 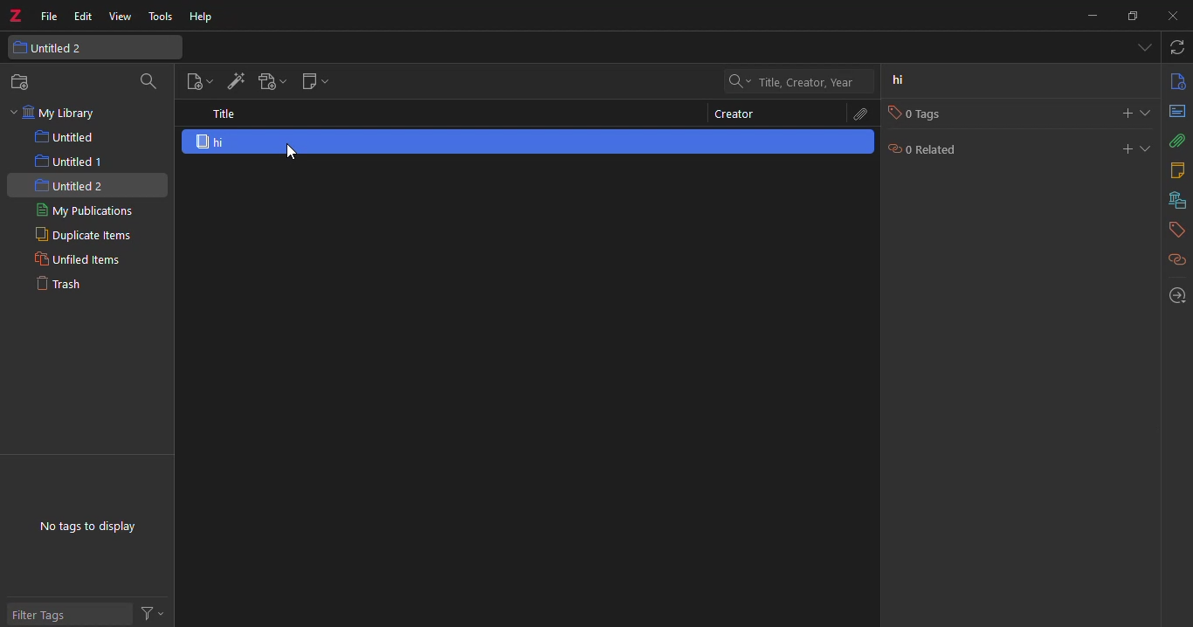 What do you see at coordinates (223, 114) in the screenshot?
I see `title` at bounding box center [223, 114].